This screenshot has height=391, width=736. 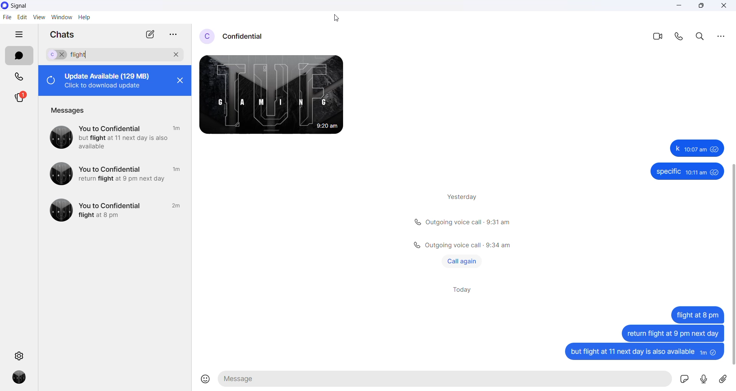 What do you see at coordinates (447, 379) in the screenshot?
I see `message text area` at bounding box center [447, 379].